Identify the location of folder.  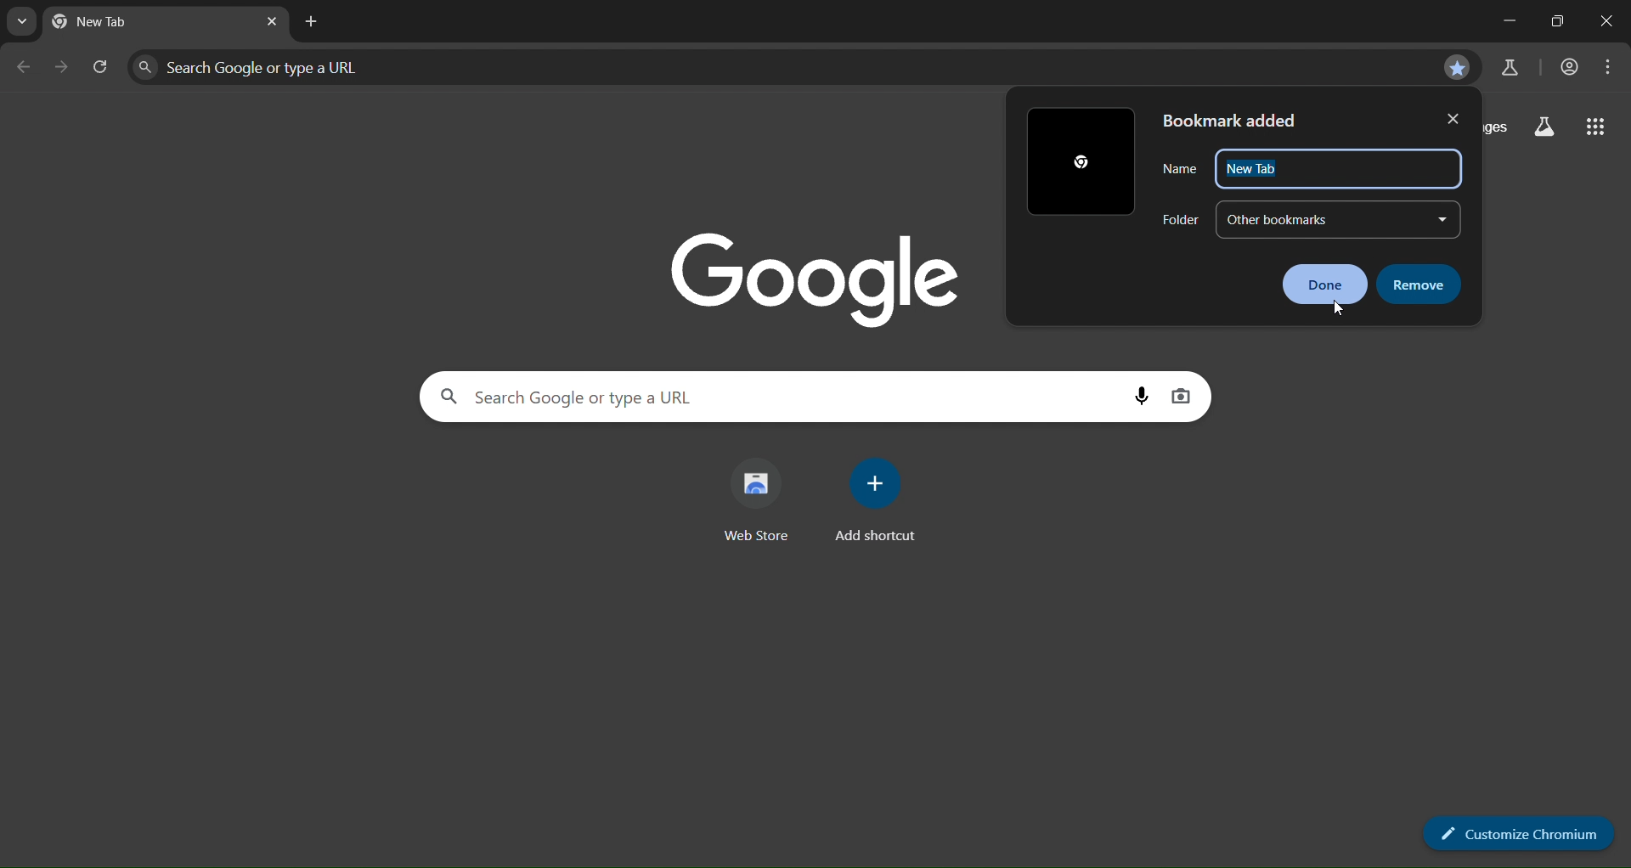
(1182, 219).